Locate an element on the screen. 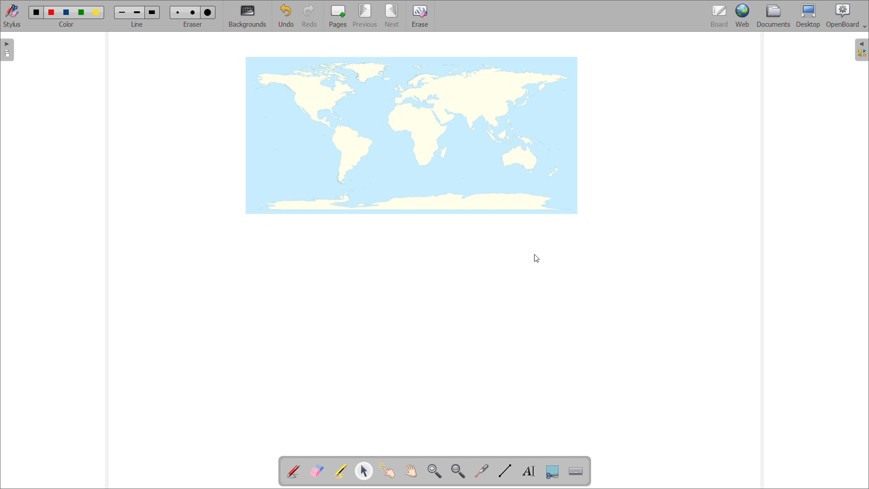  web is located at coordinates (744, 16).